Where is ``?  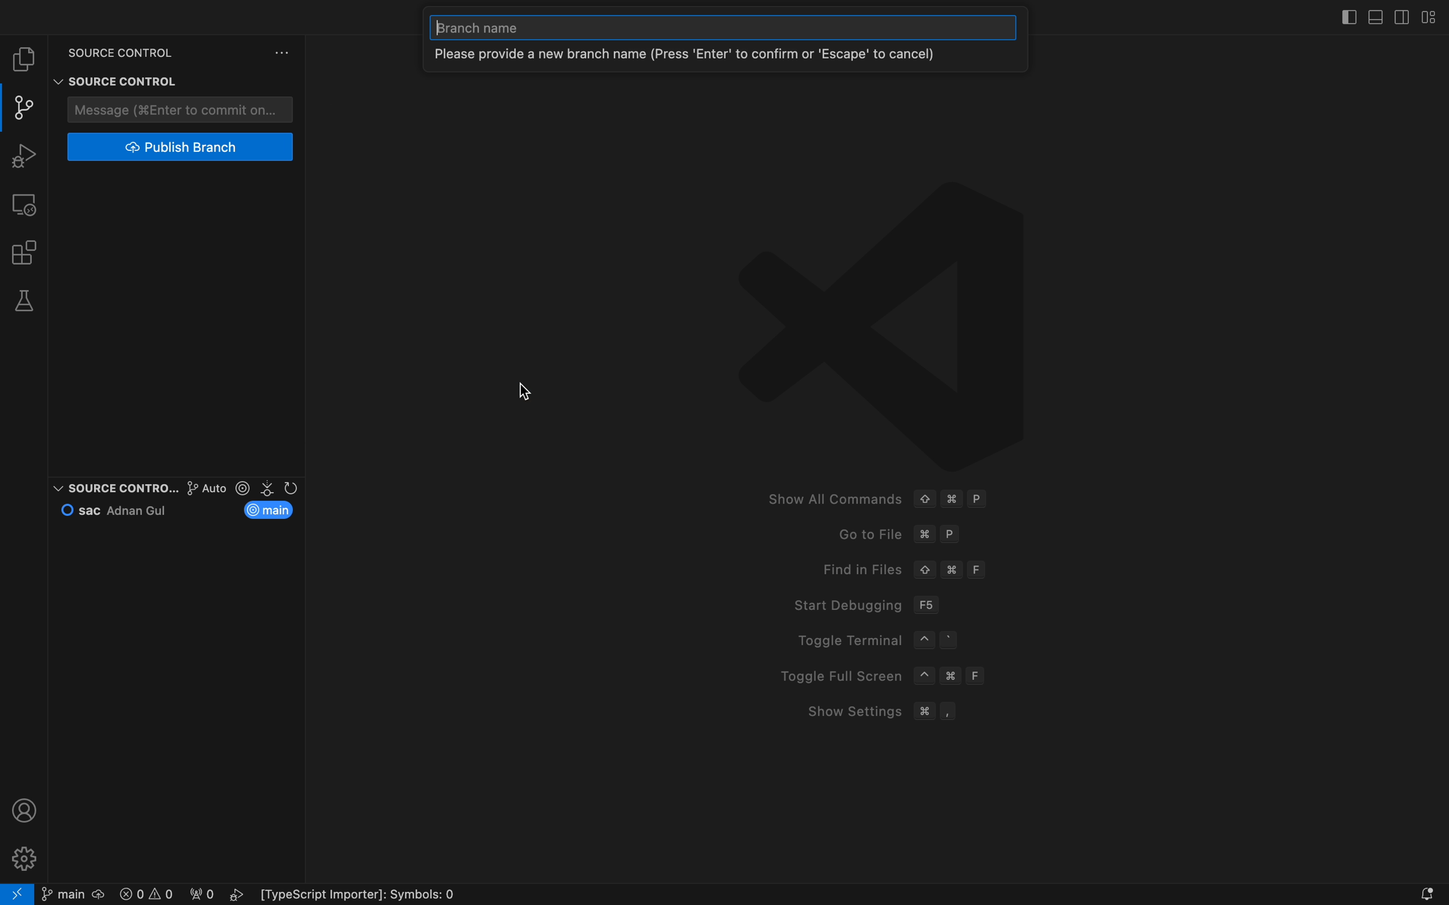  is located at coordinates (193, 82).